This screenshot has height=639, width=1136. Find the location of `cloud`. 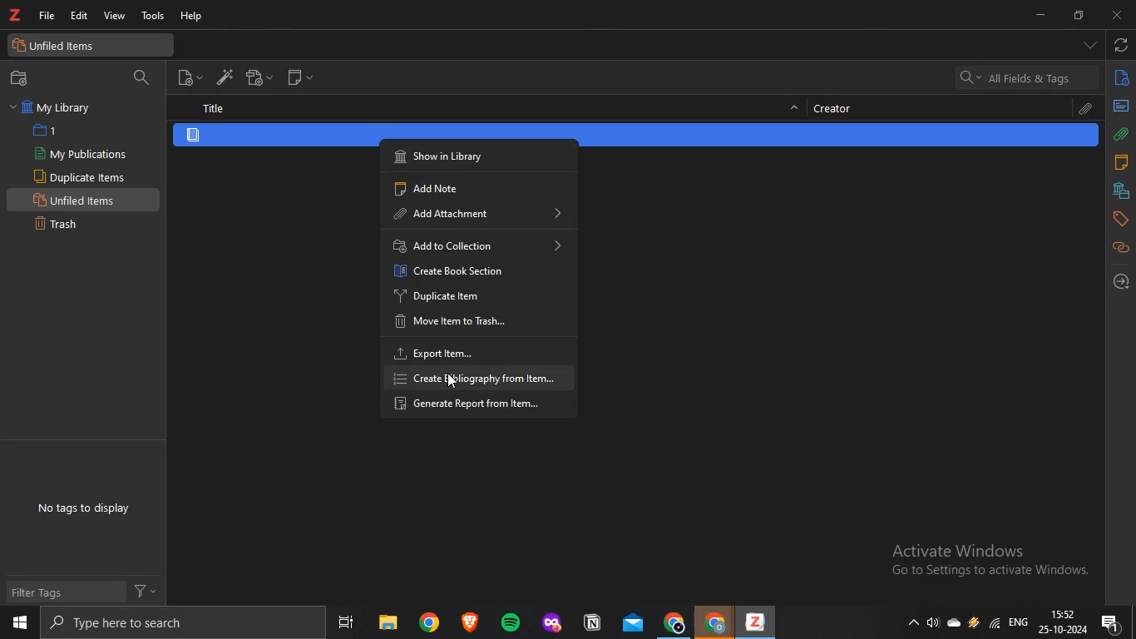

cloud is located at coordinates (956, 621).